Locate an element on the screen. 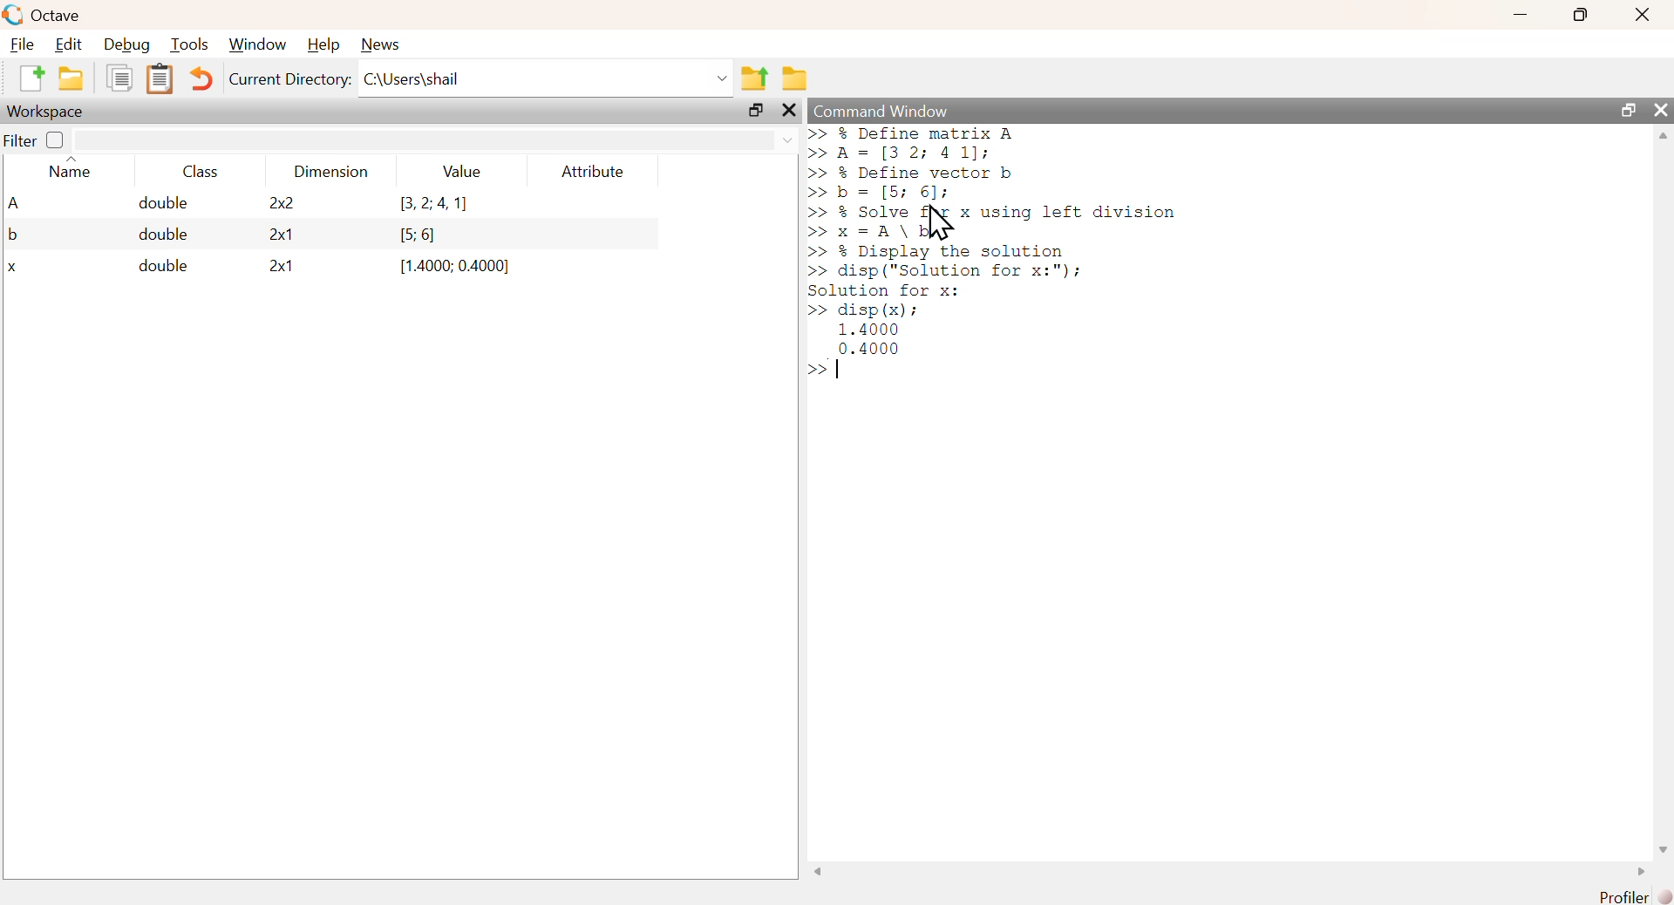 The width and height of the screenshot is (1674, 905). double is located at coordinates (154, 268).